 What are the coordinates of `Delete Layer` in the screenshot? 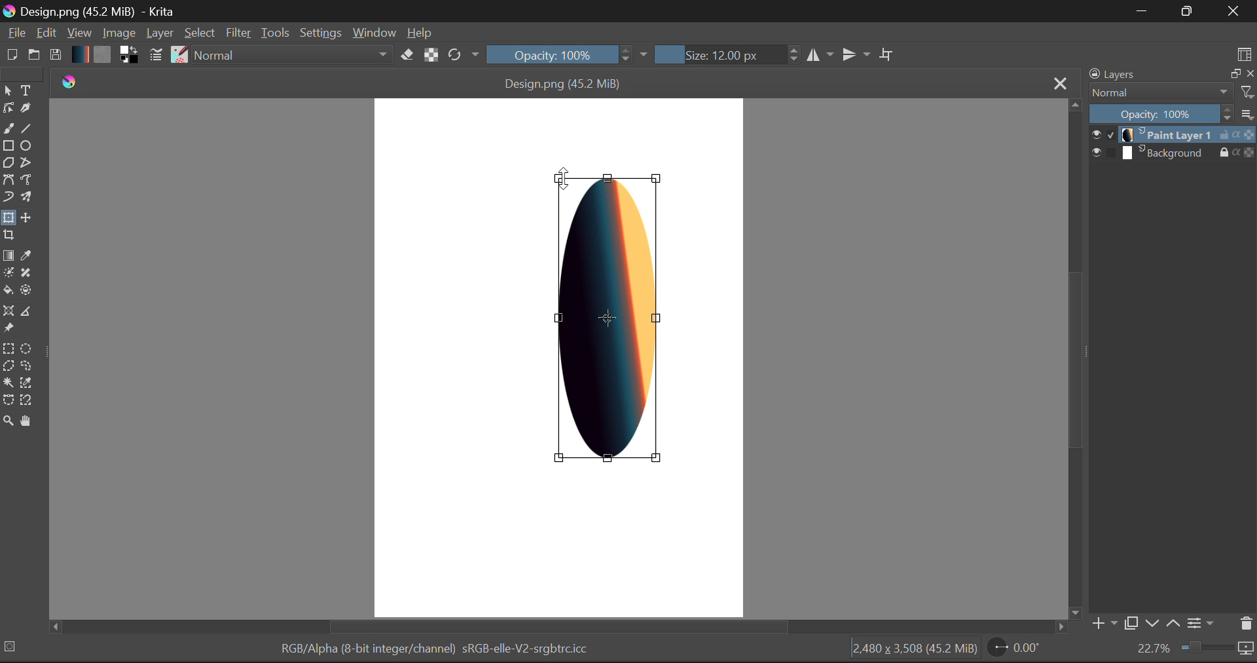 It's located at (1245, 623).